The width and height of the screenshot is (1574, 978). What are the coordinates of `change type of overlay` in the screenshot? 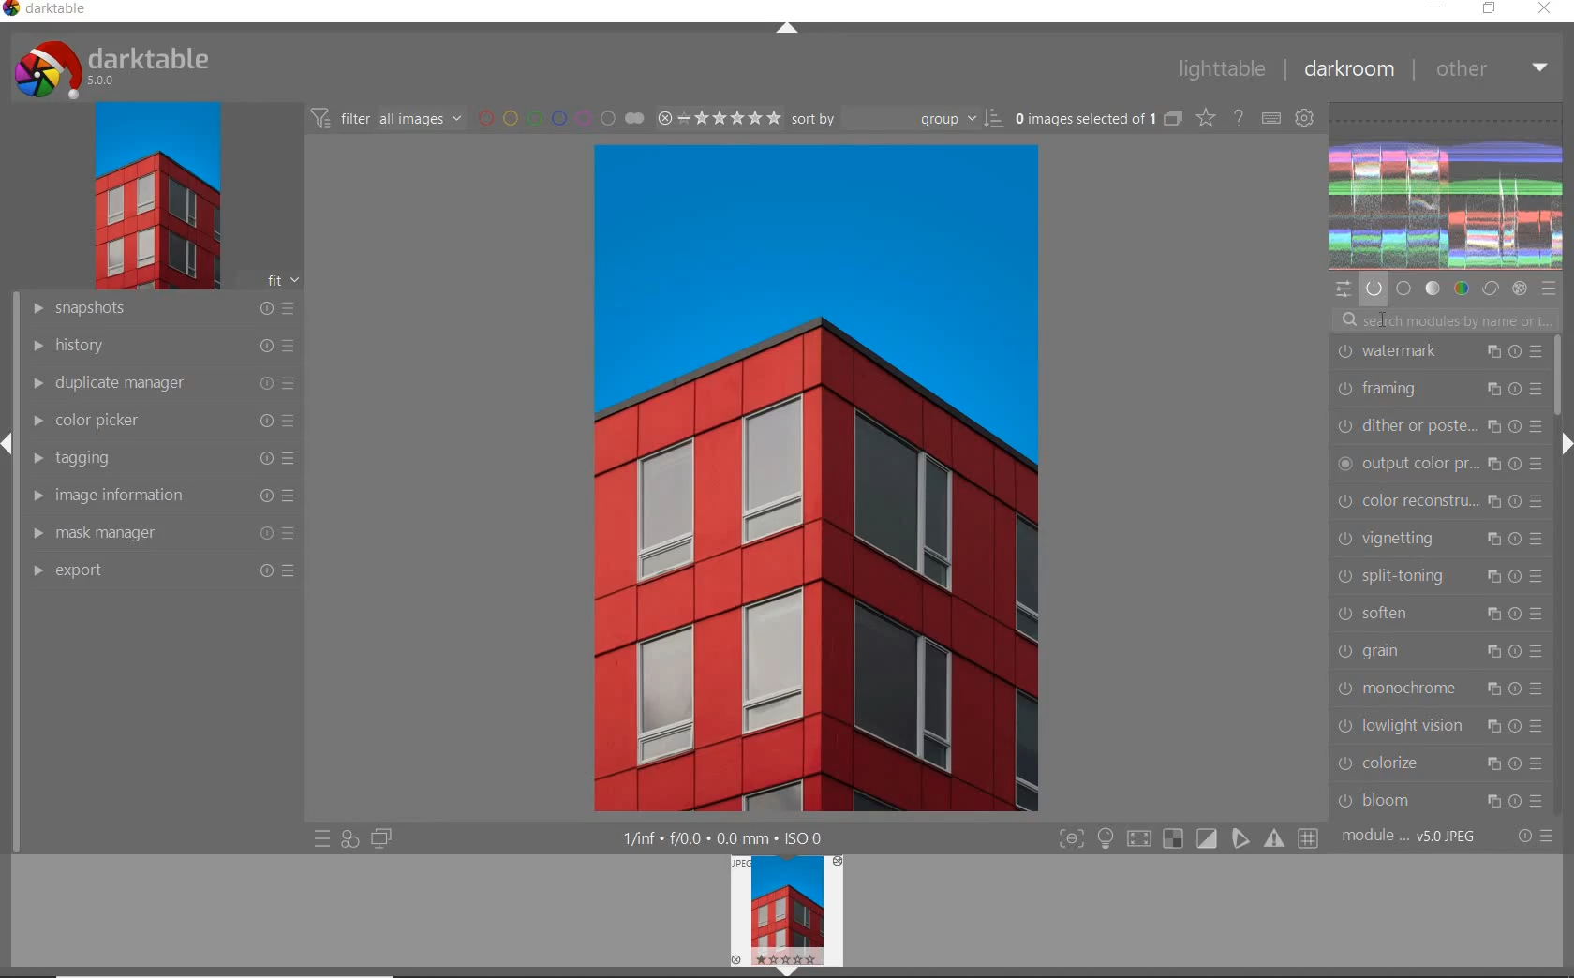 It's located at (1204, 118).